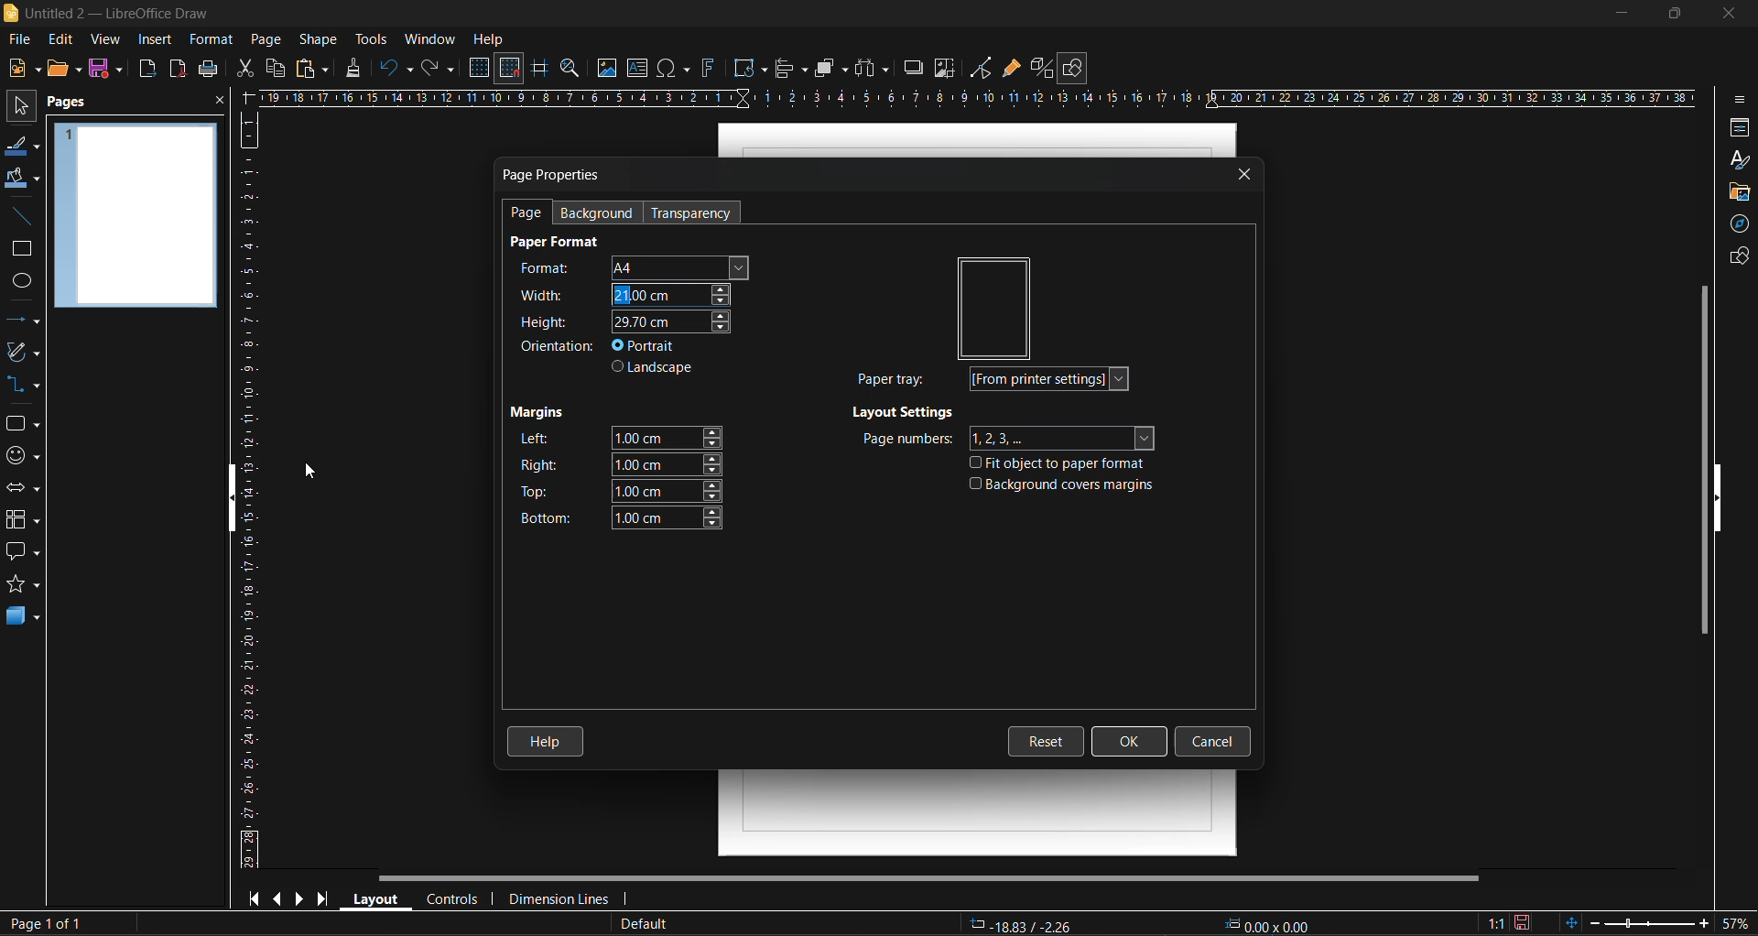  I want to click on flowcharts, so click(28, 519).